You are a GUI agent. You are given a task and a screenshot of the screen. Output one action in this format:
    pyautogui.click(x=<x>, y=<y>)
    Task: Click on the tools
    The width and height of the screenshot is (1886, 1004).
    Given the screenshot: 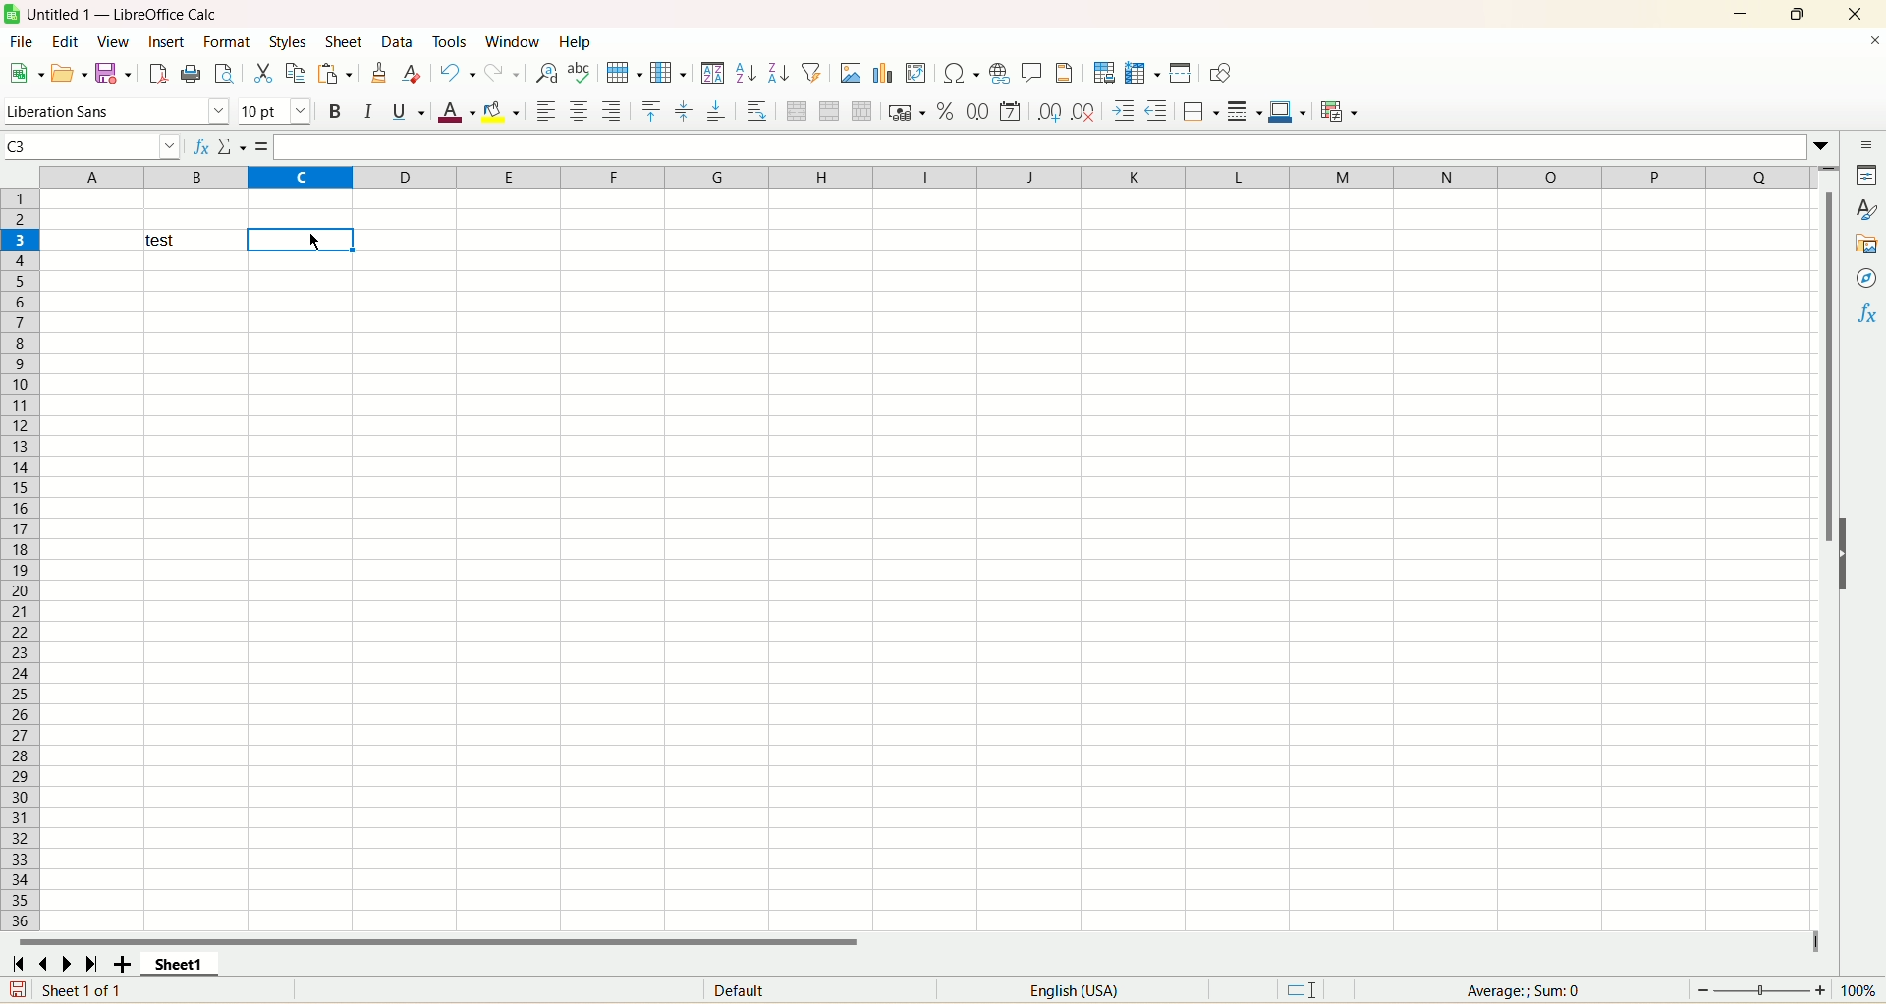 What is the action you would take?
    pyautogui.click(x=453, y=40)
    